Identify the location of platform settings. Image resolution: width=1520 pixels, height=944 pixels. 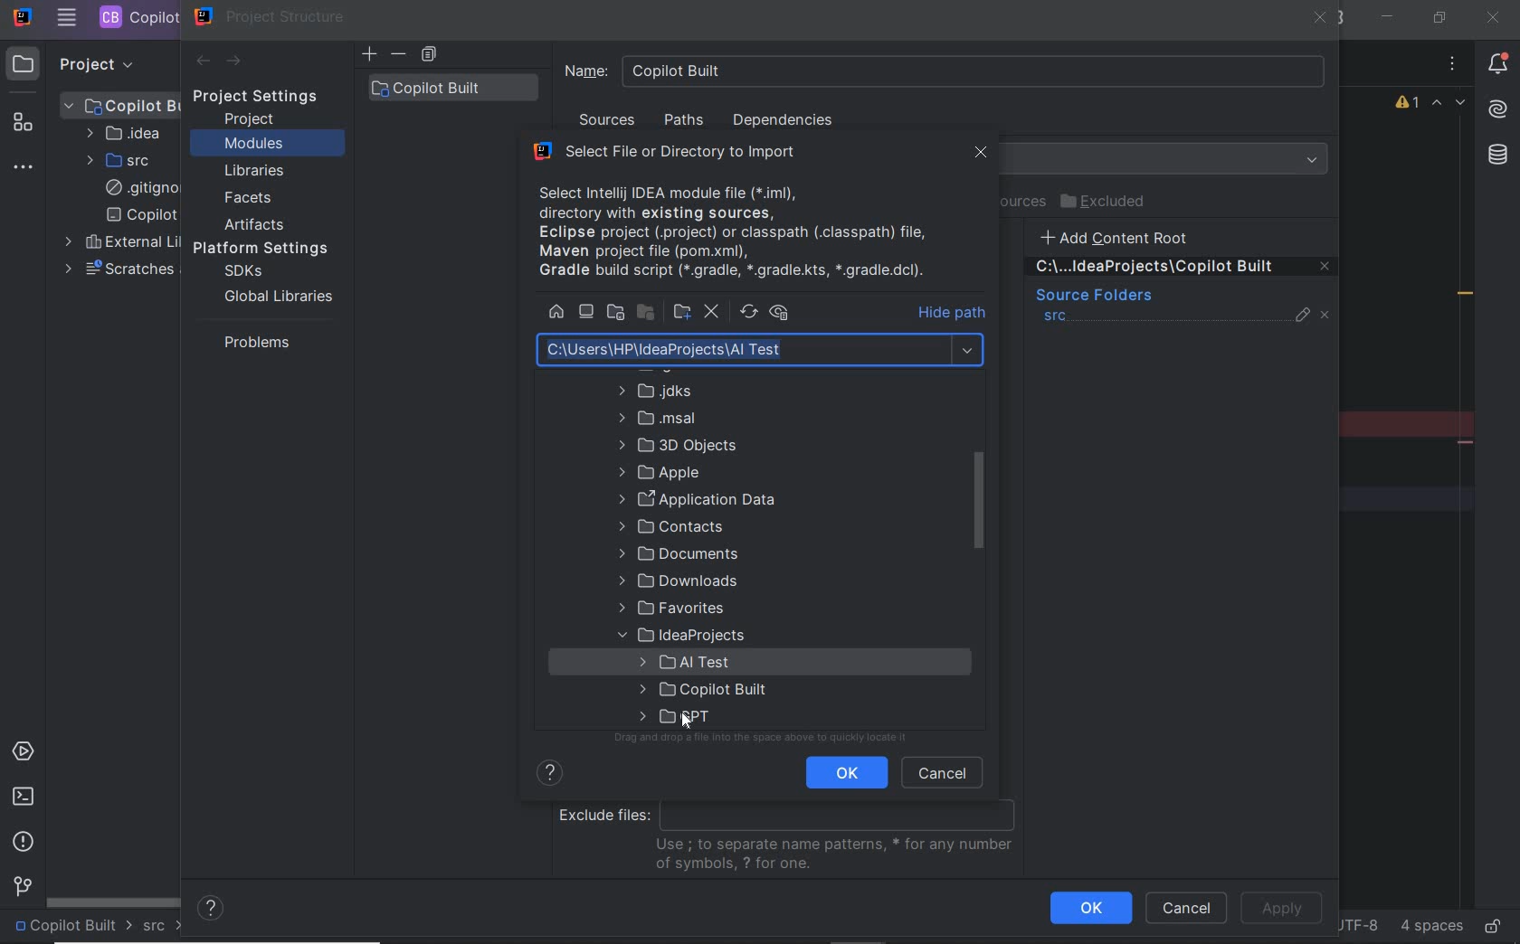
(267, 249).